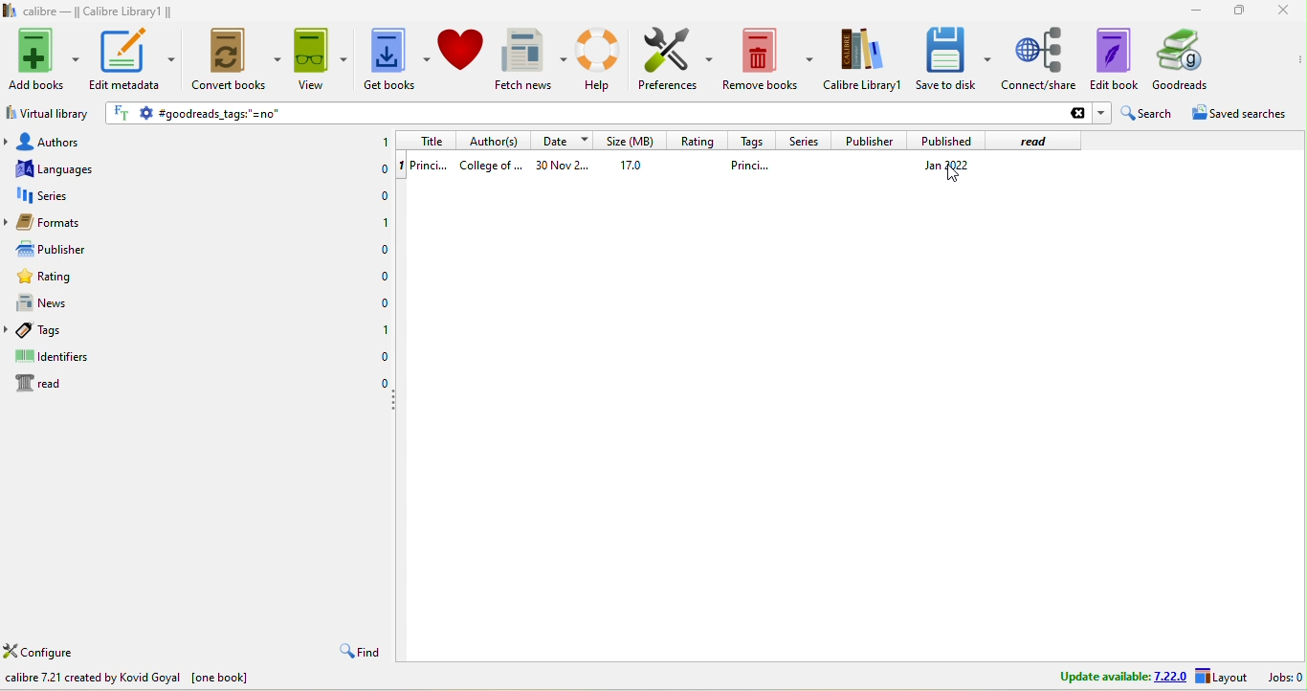 The image size is (1307, 691). What do you see at coordinates (399, 167) in the screenshot?
I see `1` at bounding box center [399, 167].